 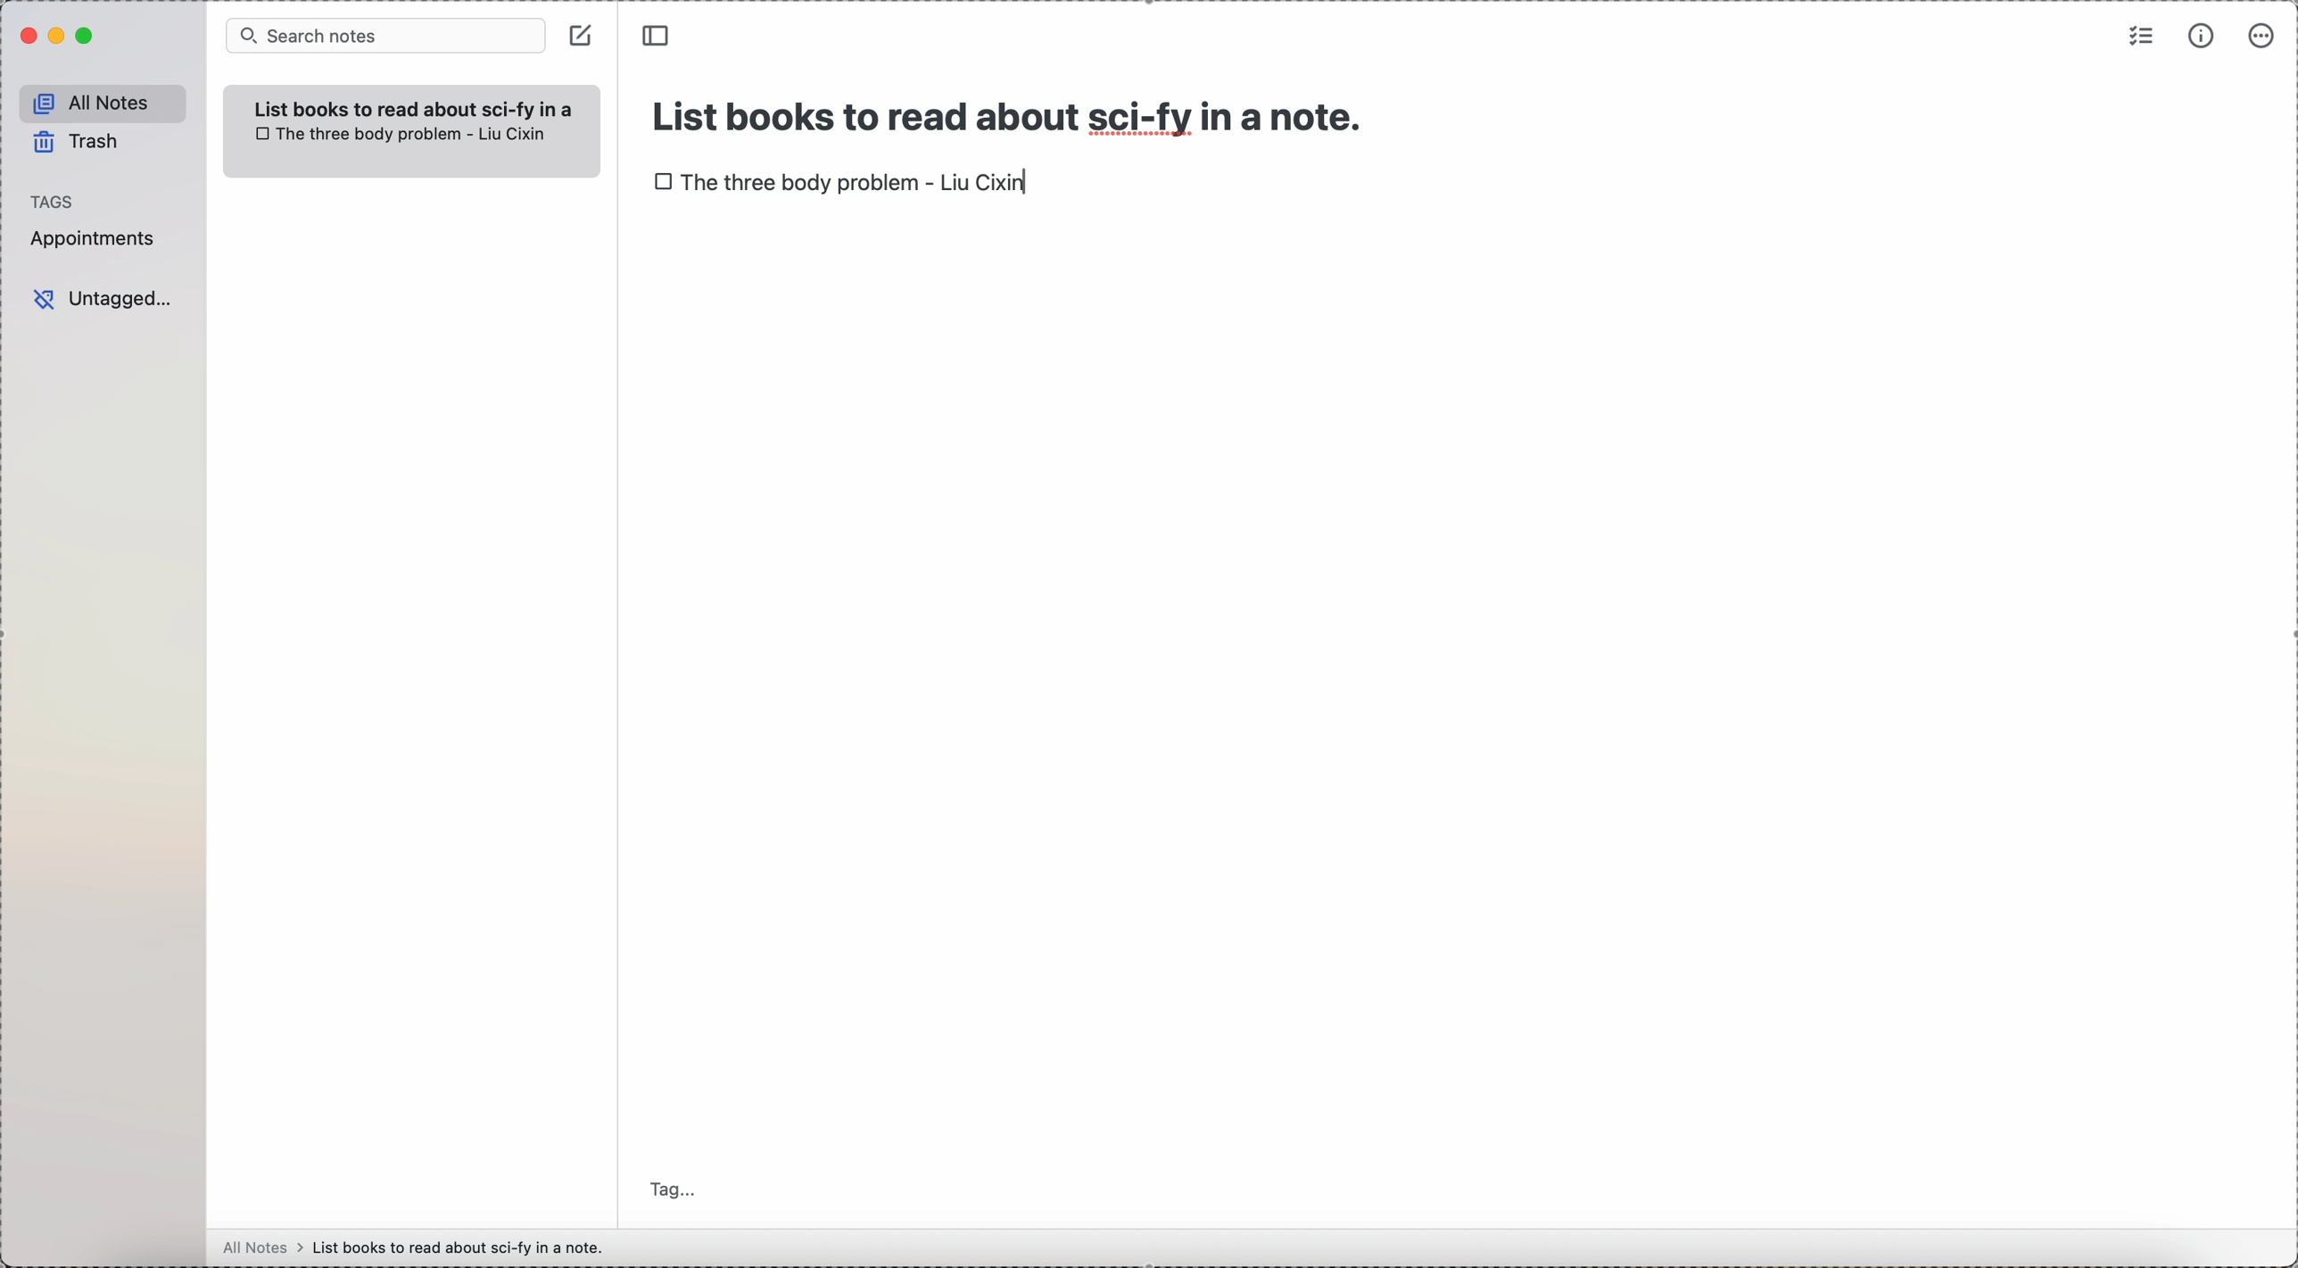 I want to click on checkbox, so click(x=260, y=134).